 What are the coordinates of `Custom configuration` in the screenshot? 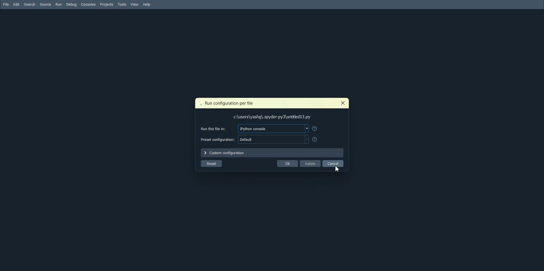 It's located at (272, 153).